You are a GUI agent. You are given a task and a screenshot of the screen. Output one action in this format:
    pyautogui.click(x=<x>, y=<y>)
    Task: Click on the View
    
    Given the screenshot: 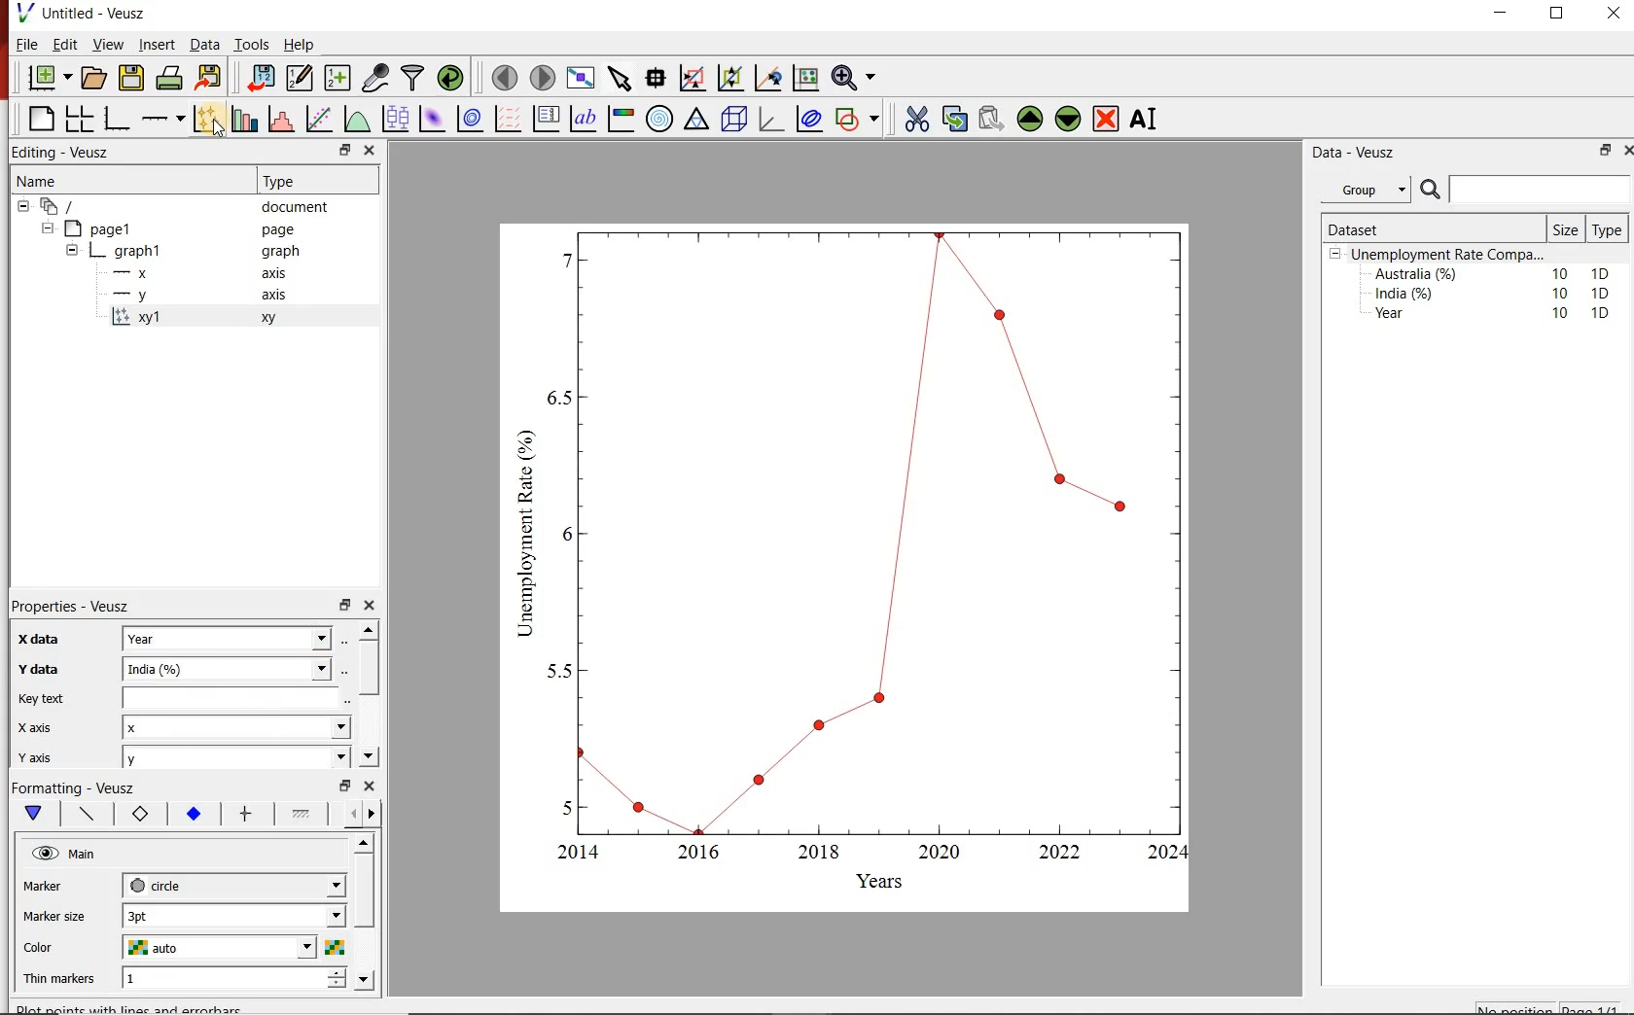 What is the action you would take?
    pyautogui.click(x=106, y=45)
    